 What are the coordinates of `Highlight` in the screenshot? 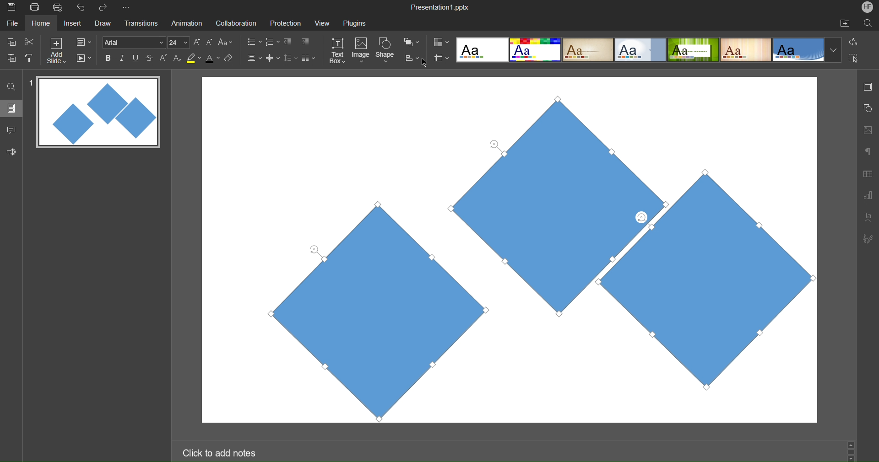 It's located at (194, 58).